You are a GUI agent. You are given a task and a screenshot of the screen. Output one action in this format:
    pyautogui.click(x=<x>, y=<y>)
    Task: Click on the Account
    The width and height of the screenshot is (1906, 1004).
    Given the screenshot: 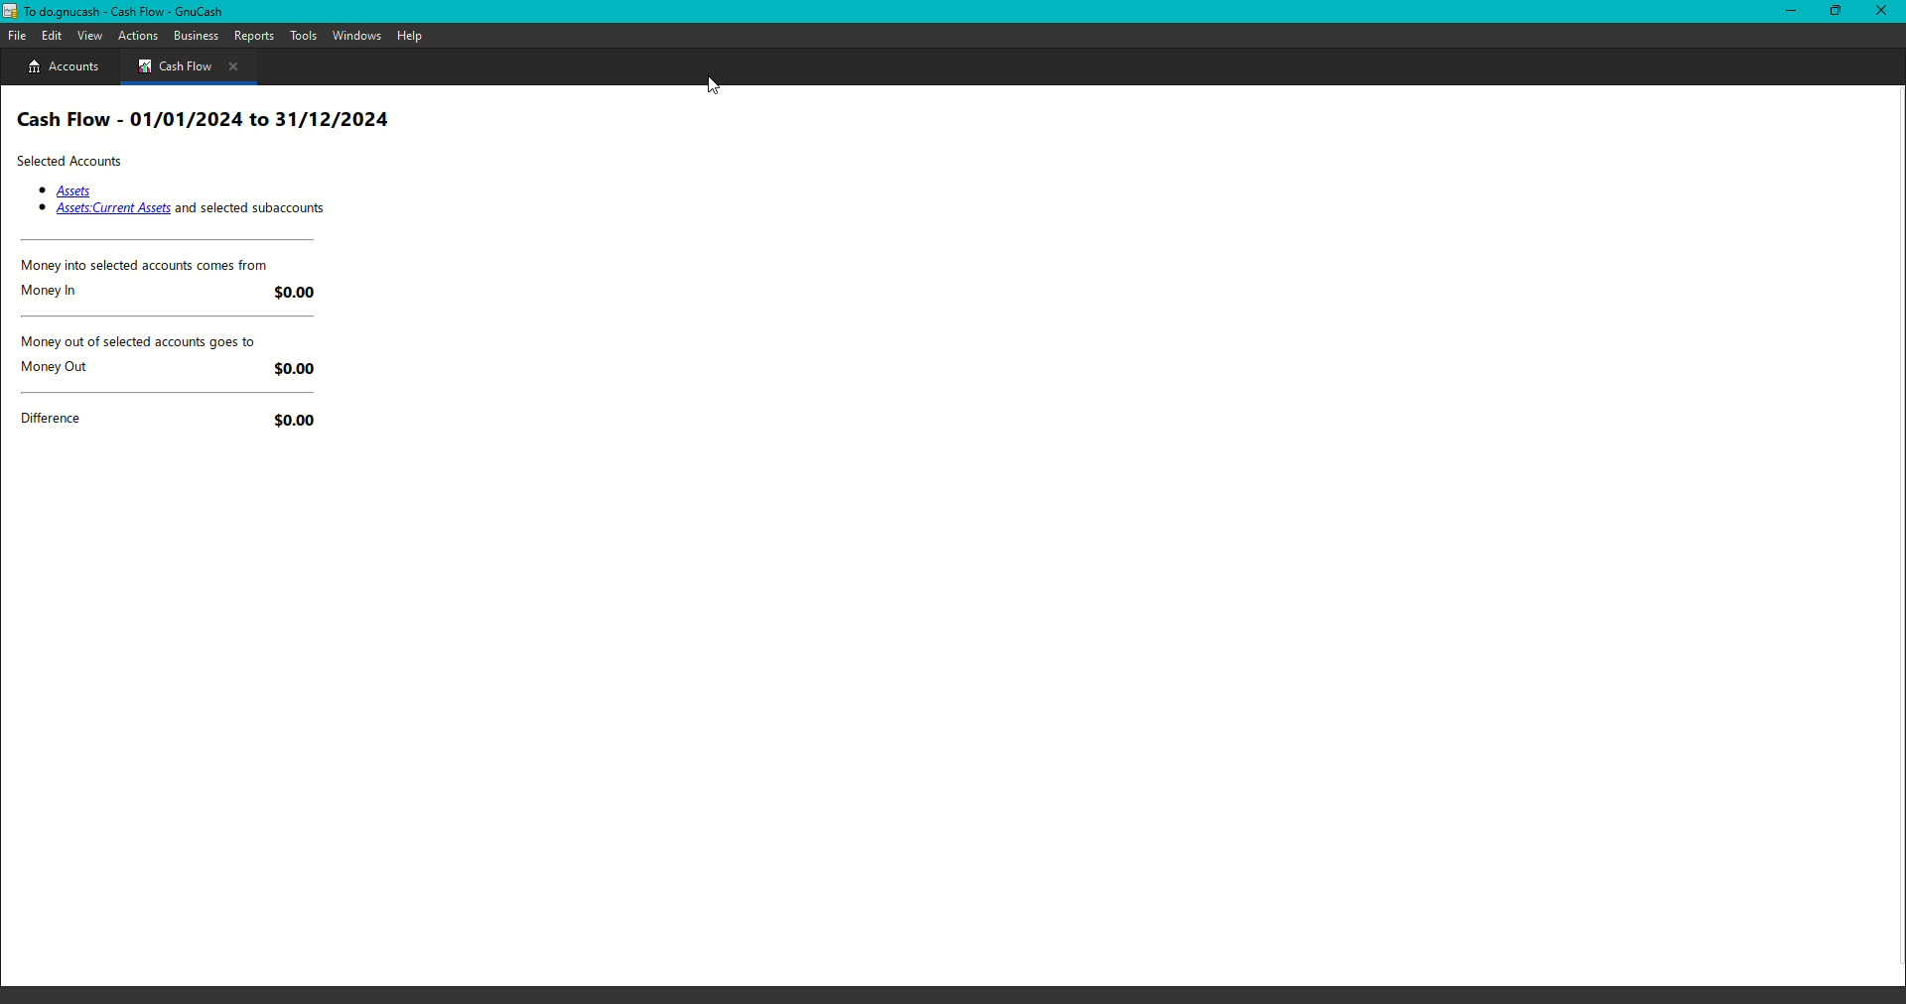 What is the action you would take?
    pyautogui.click(x=68, y=68)
    